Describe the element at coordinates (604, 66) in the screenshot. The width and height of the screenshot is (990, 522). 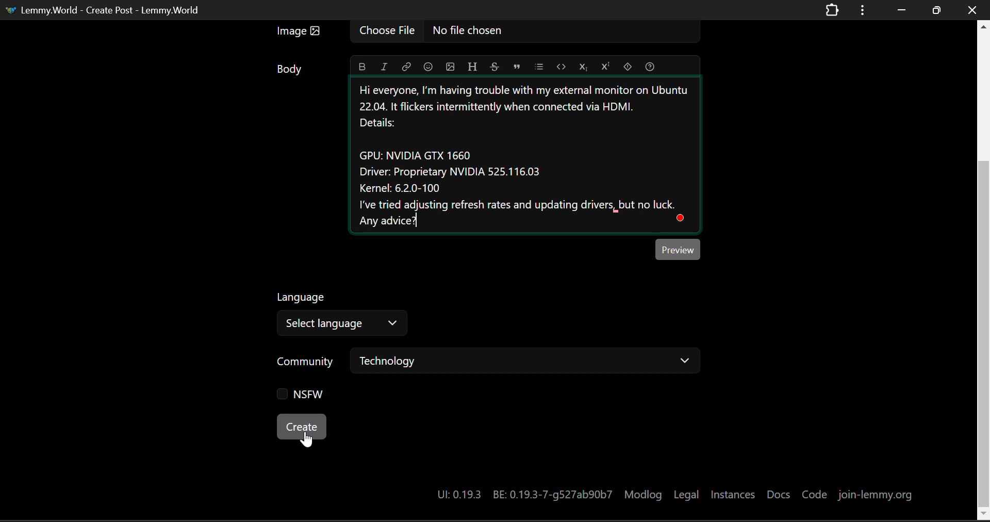
I see `Superscript` at that location.